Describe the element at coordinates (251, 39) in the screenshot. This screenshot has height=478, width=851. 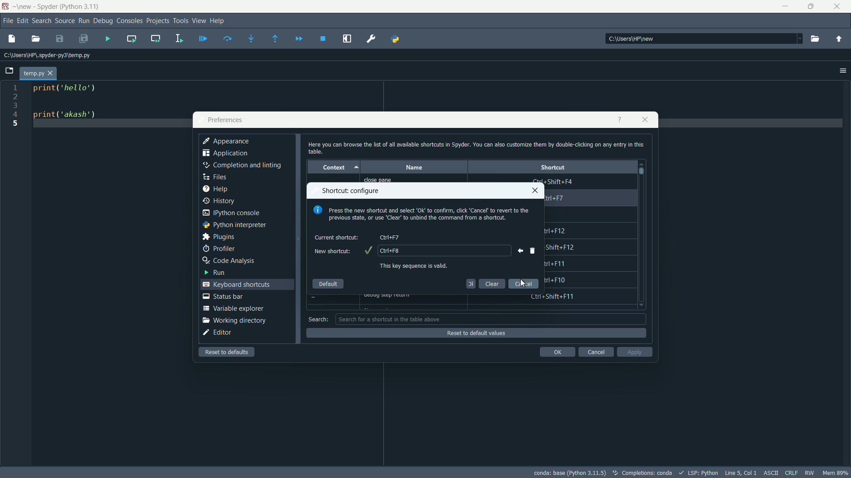
I see `step into function` at that location.